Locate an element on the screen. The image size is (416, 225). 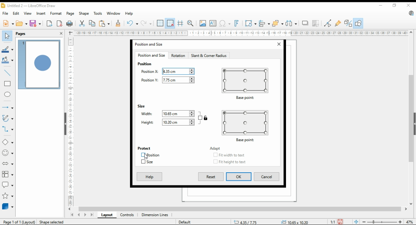
insert line is located at coordinates (8, 73).